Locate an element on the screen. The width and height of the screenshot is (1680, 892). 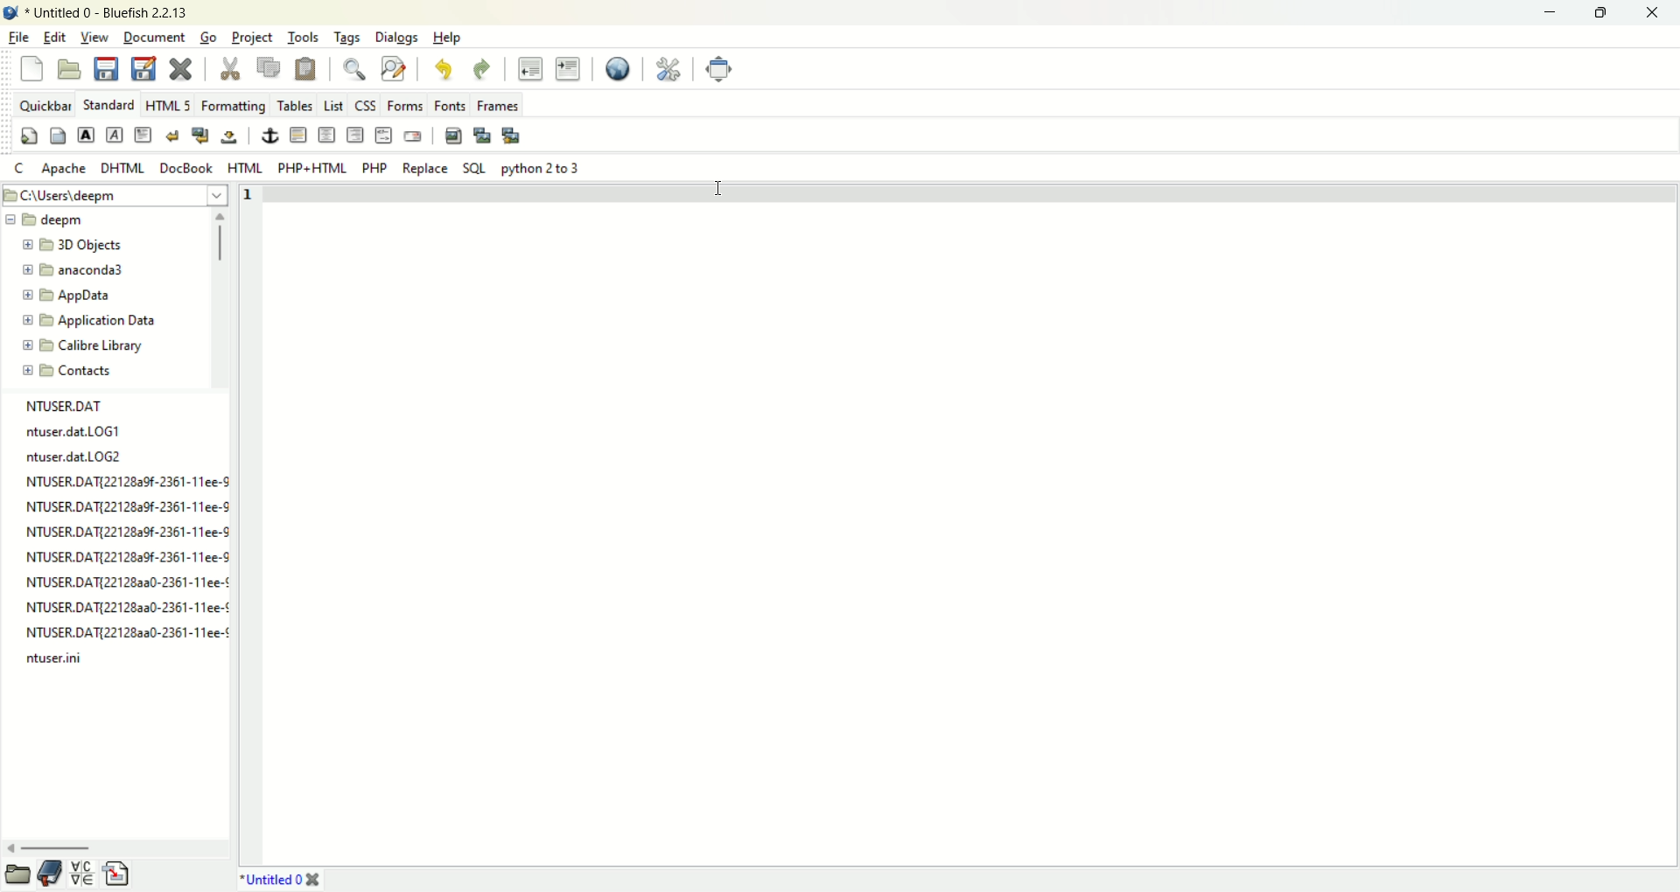
go is located at coordinates (207, 38).